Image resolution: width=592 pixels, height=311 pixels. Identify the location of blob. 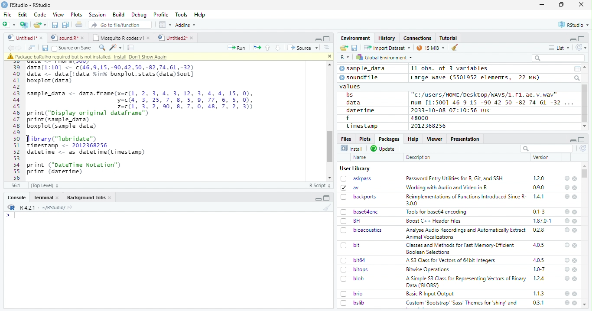
(352, 279).